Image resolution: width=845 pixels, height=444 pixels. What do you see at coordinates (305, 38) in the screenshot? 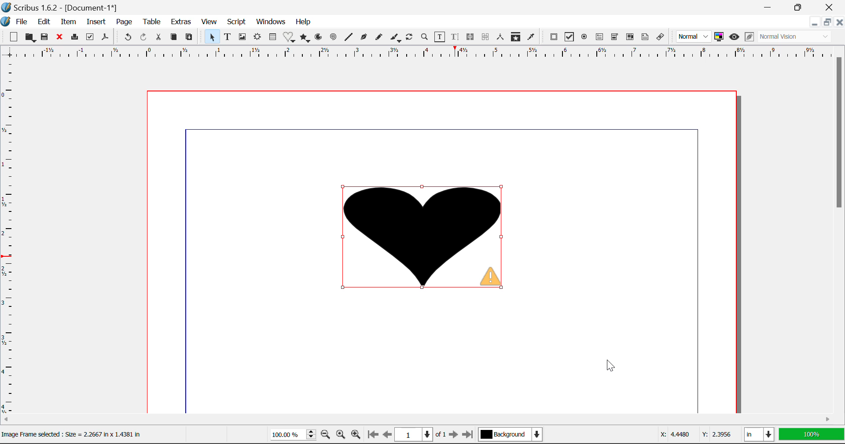
I see `Polygons` at bounding box center [305, 38].